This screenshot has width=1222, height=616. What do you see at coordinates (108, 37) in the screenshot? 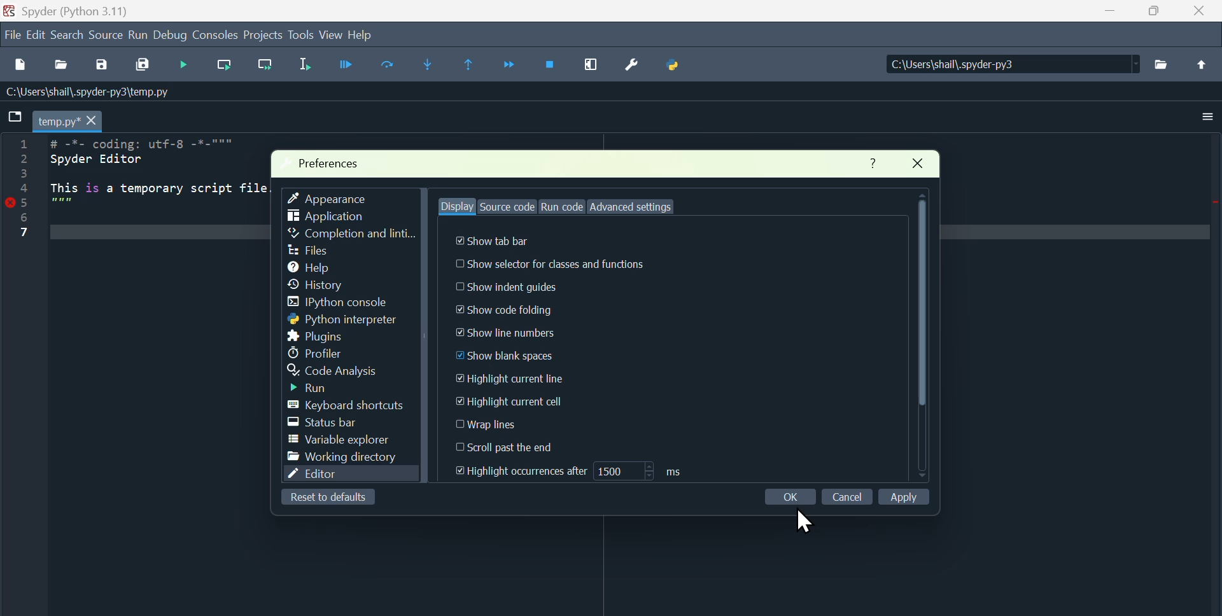
I see `Source` at bounding box center [108, 37].